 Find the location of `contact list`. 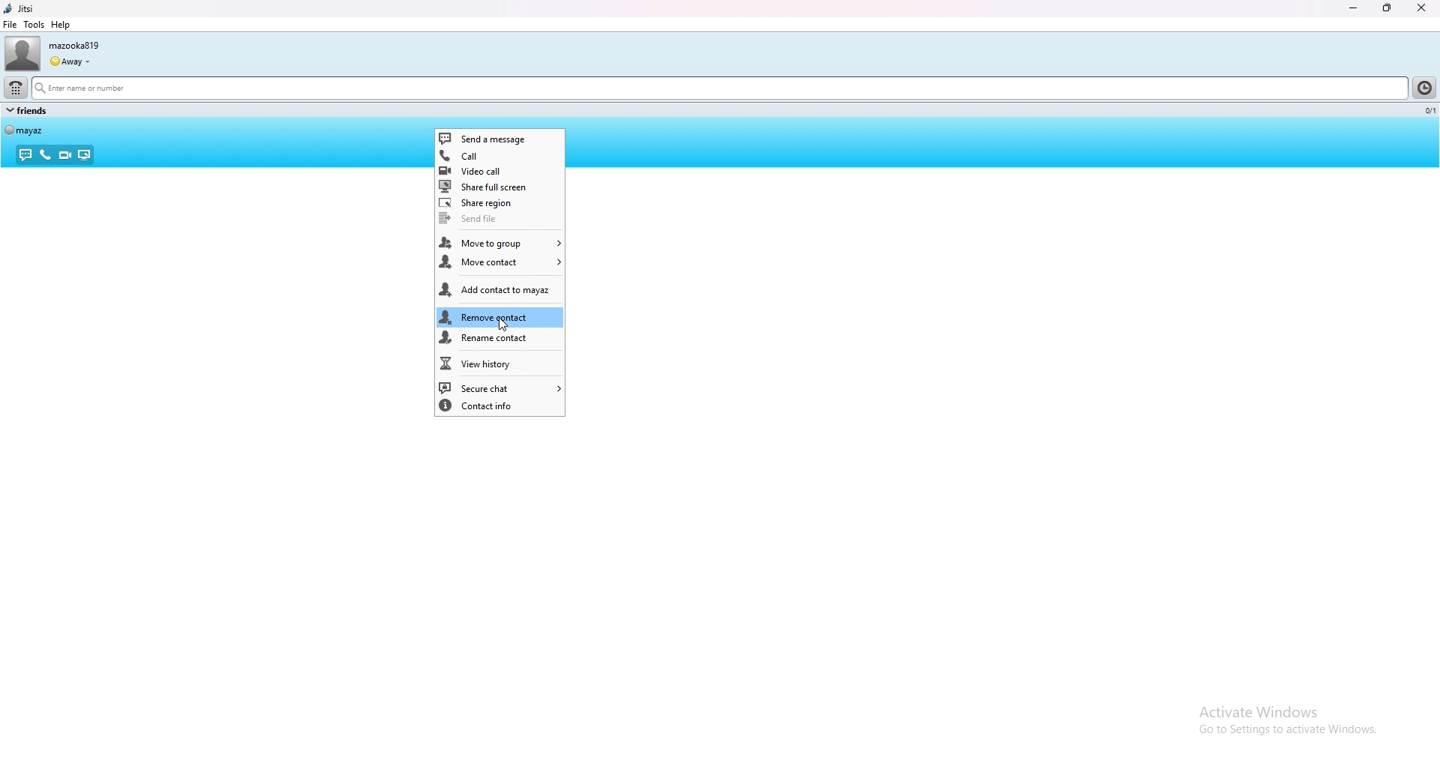

contact list is located at coordinates (1426, 87).